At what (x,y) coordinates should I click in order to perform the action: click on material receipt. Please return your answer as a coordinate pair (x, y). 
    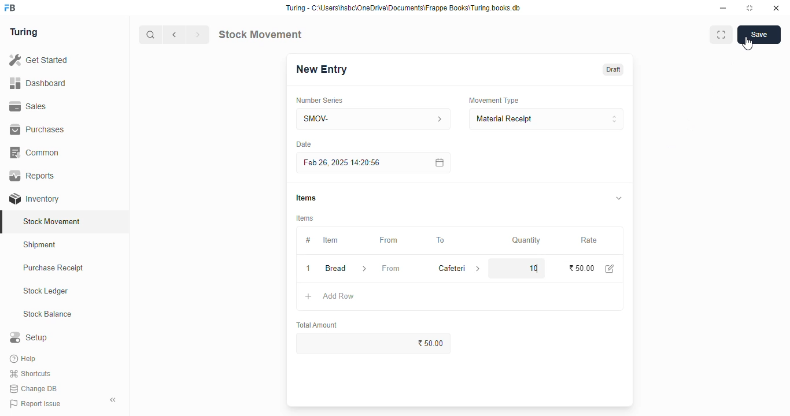
    Looking at the image, I should click on (546, 119).